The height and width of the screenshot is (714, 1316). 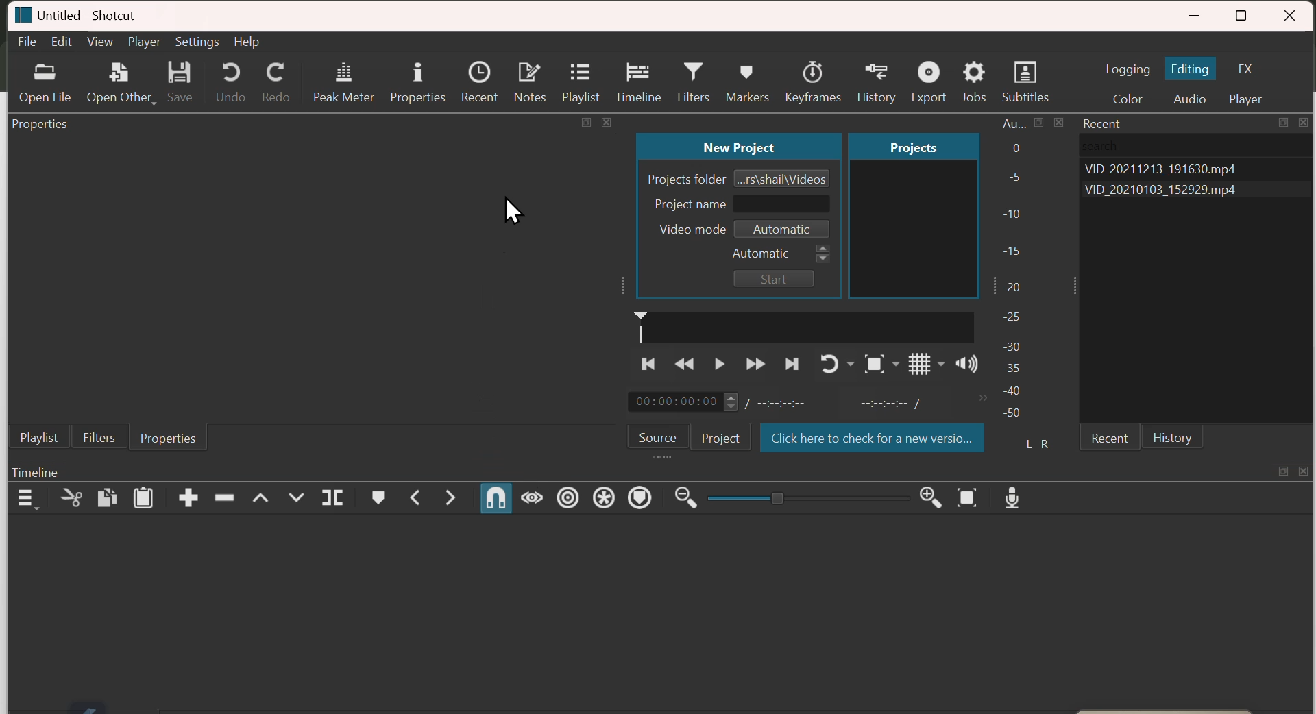 What do you see at coordinates (755, 362) in the screenshot?
I see `Forward` at bounding box center [755, 362].